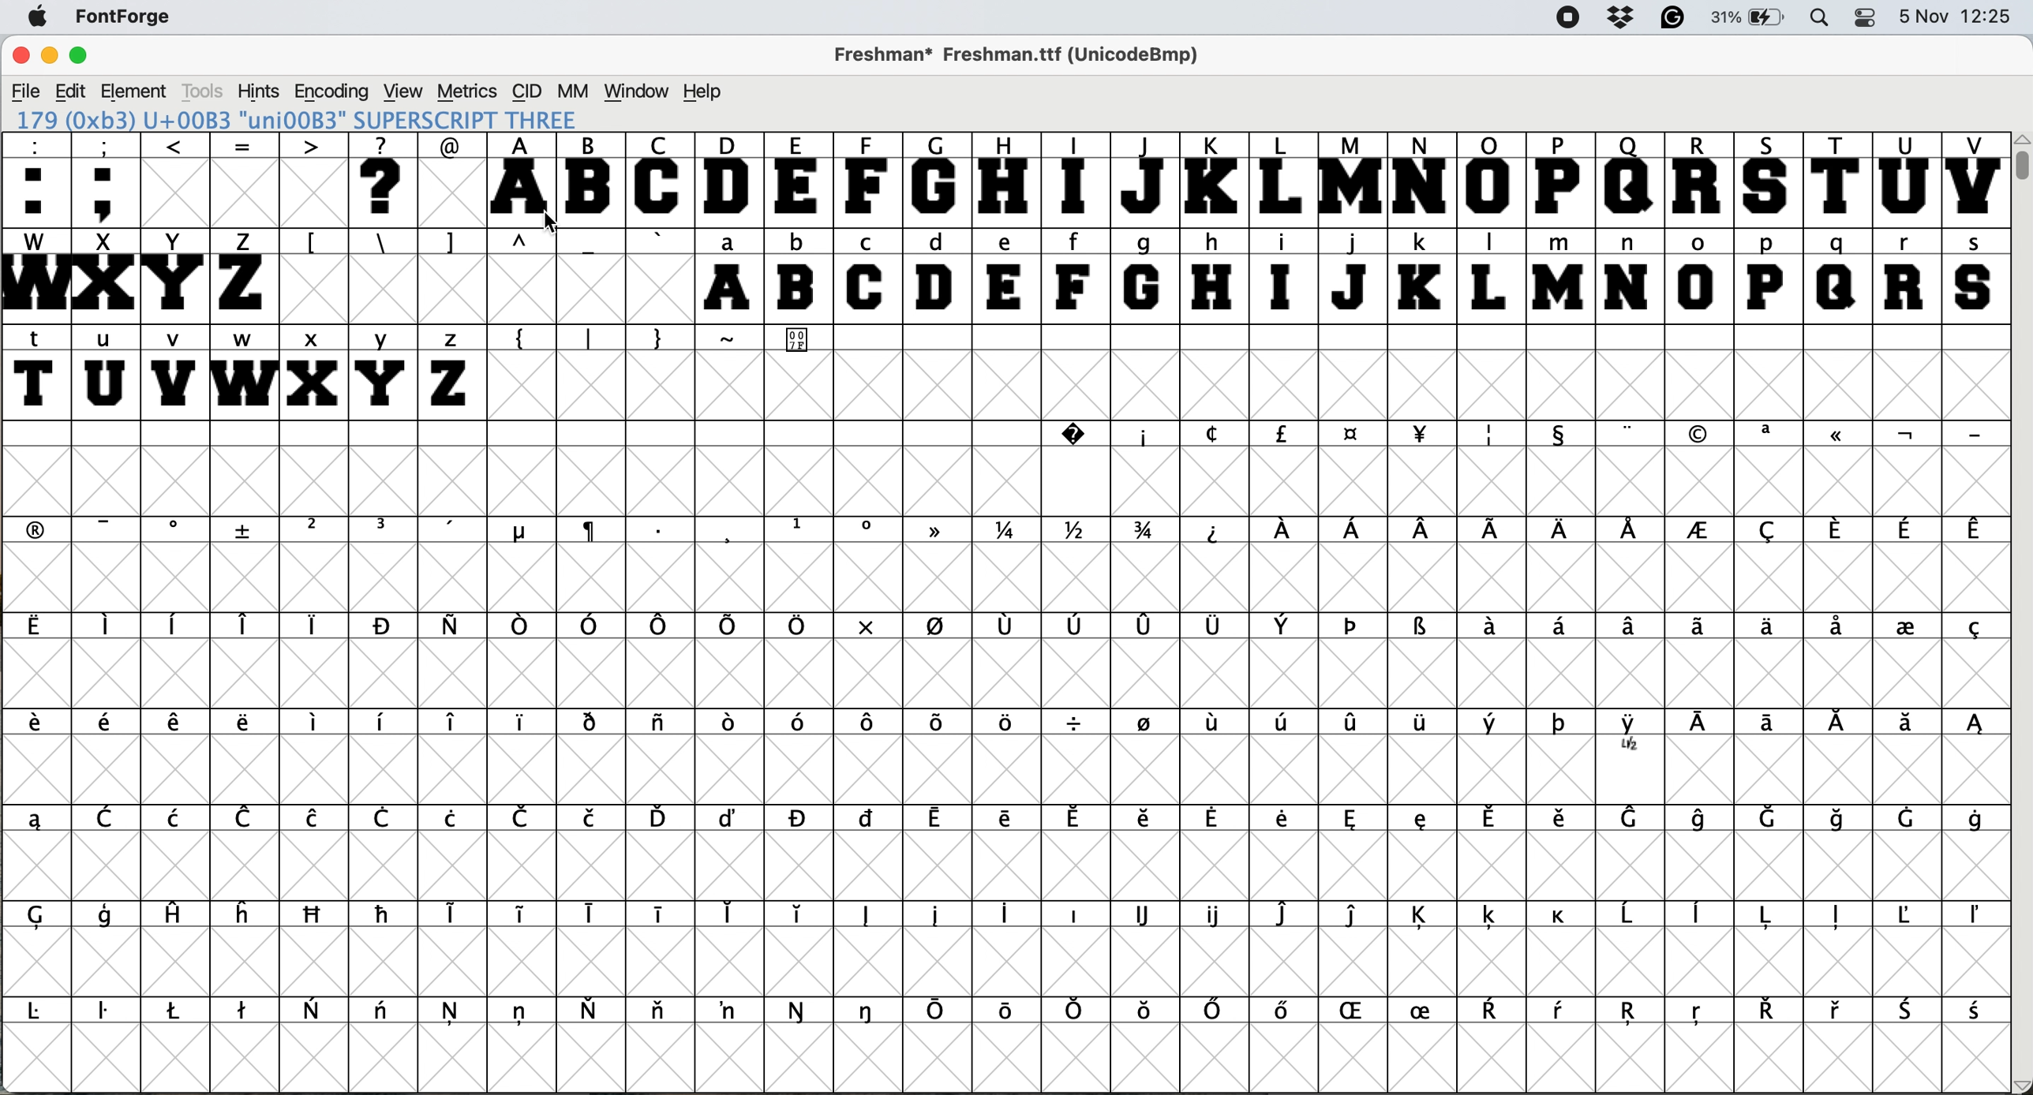  What do you see at coordinates (874, 916) in the screenshot?
I see `symbol` at bounding box center [874, 916].